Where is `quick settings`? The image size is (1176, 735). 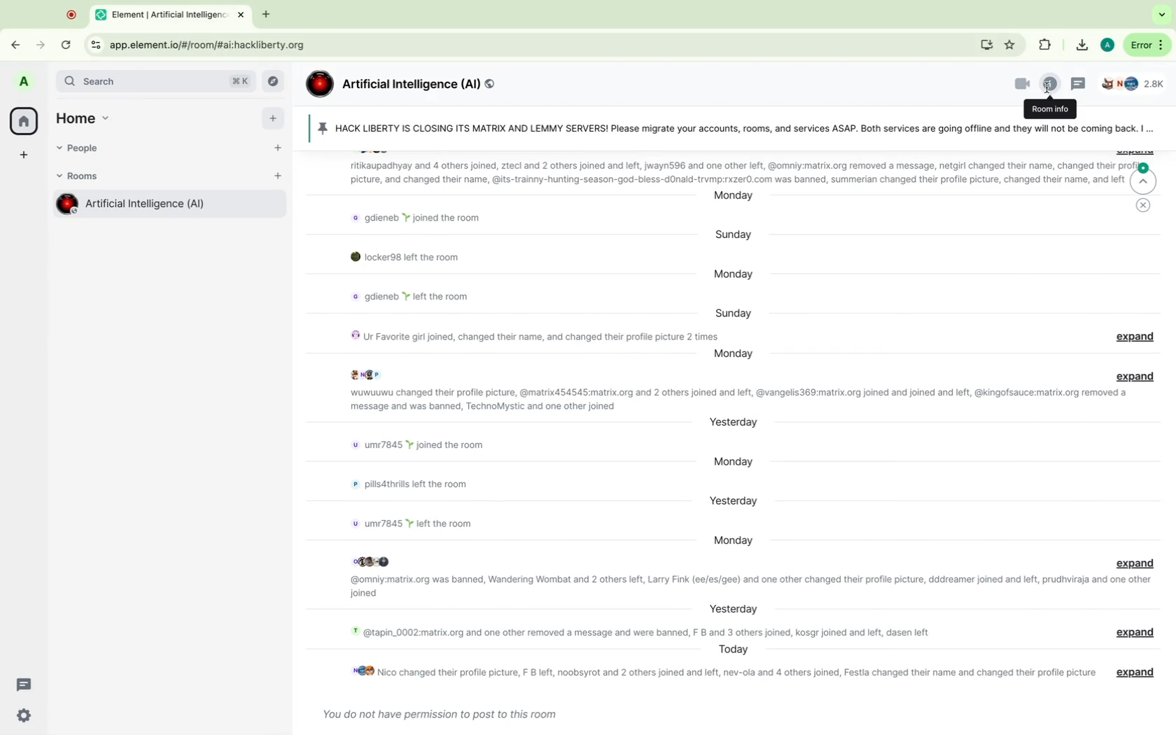 quick settings is located at coordinates (24, 716).